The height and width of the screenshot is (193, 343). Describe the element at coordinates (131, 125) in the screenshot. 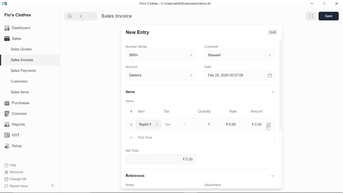

I see `close` at that location.